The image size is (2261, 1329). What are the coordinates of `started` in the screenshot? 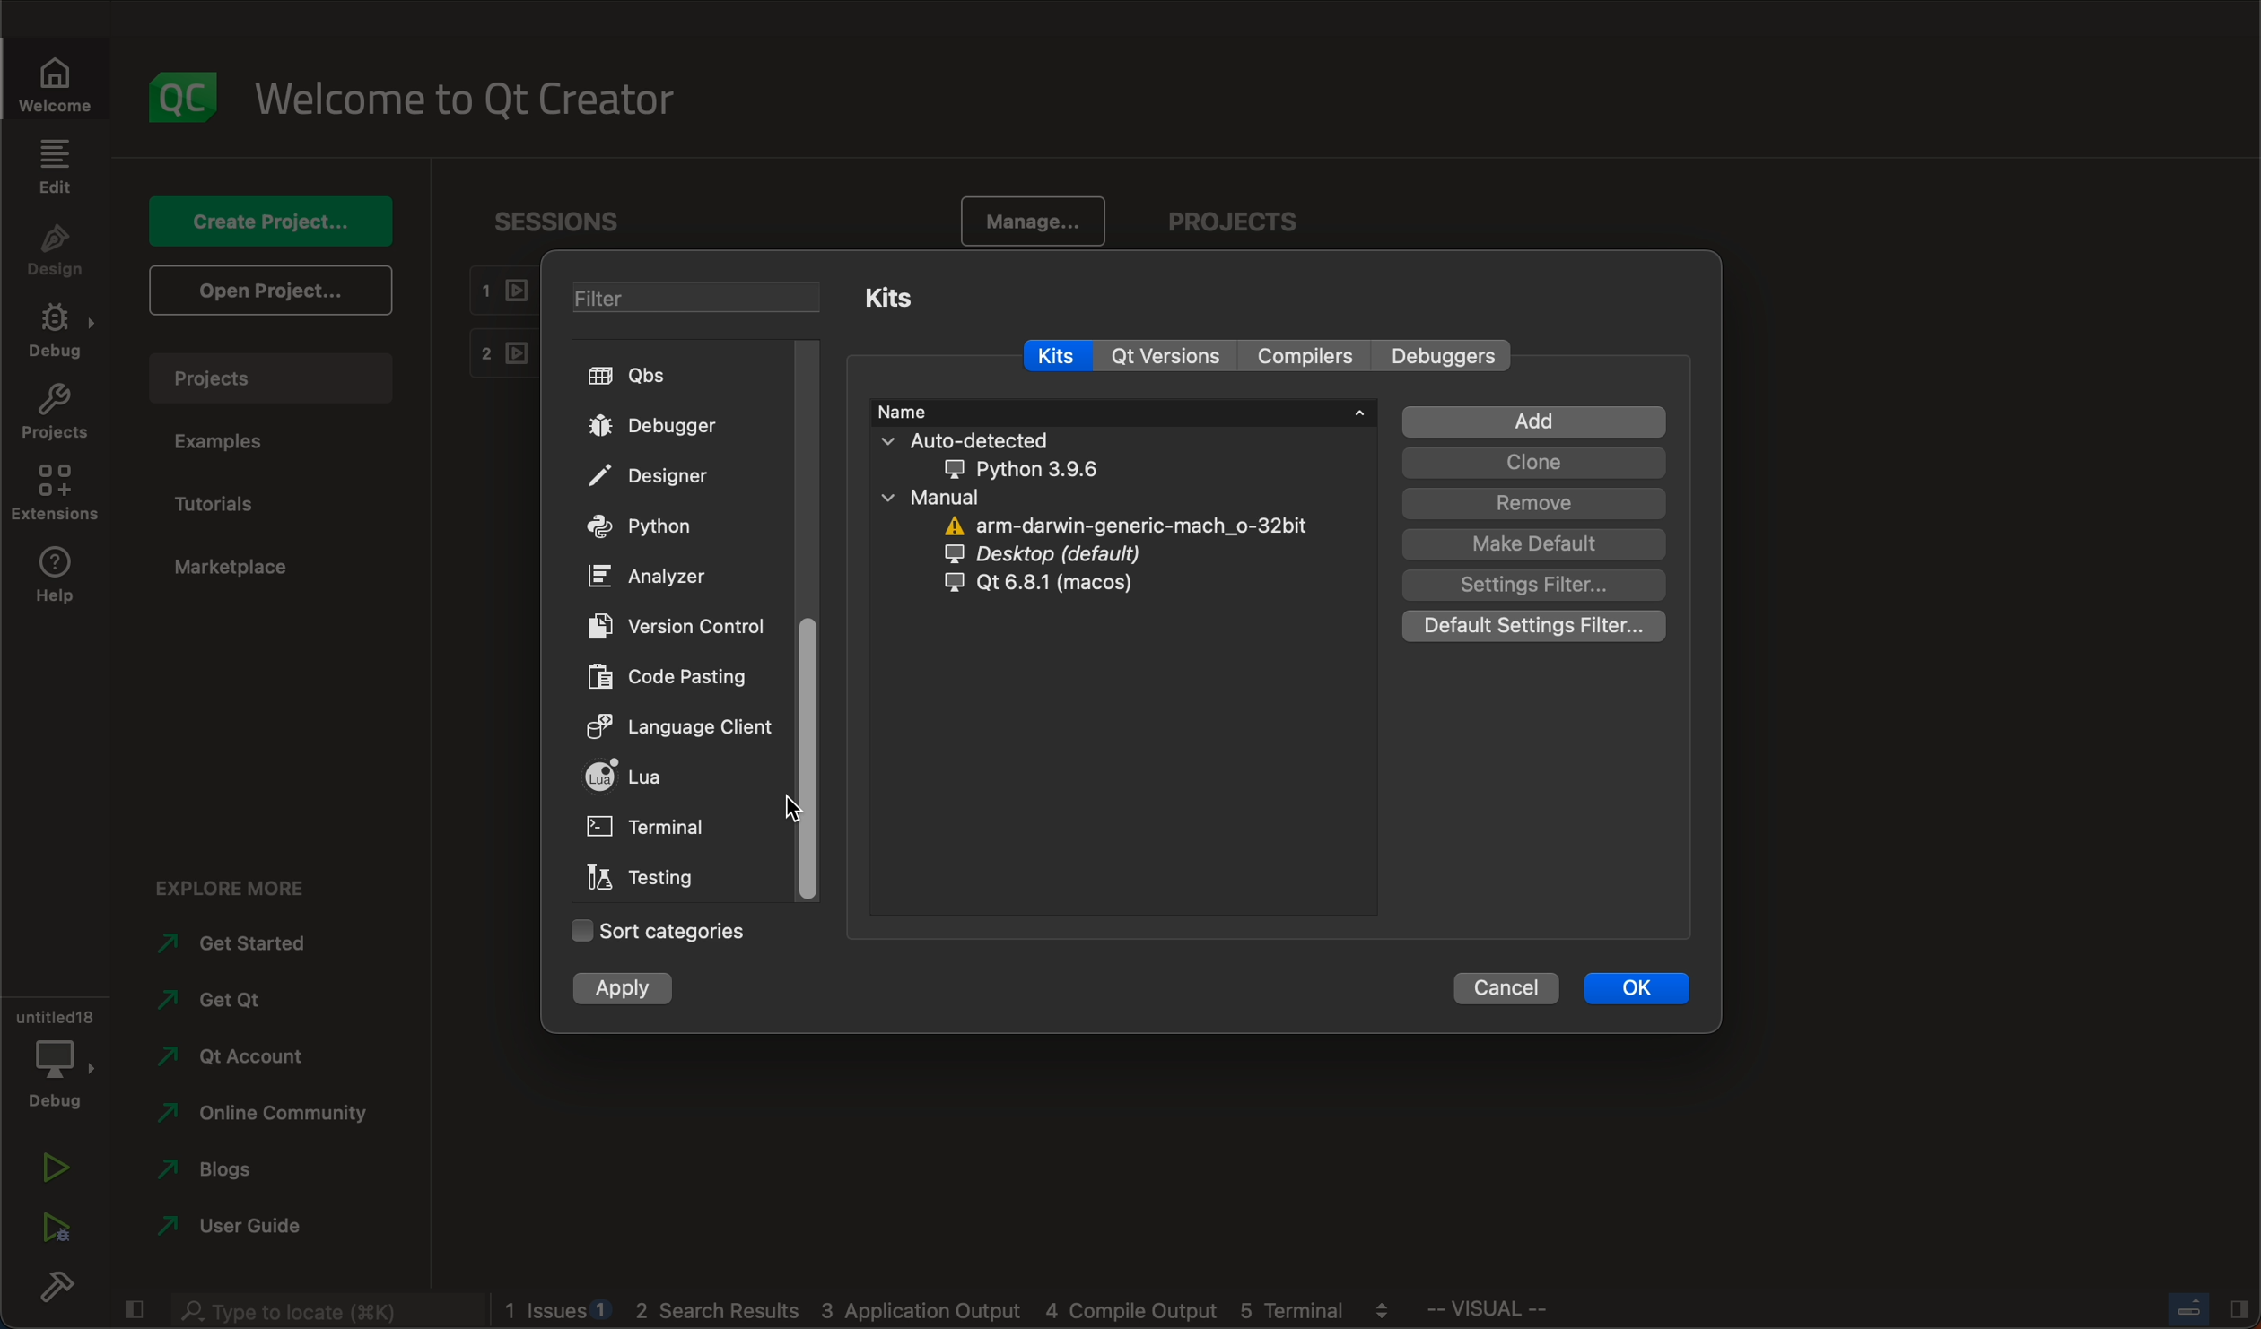 It's located at (247, 944).